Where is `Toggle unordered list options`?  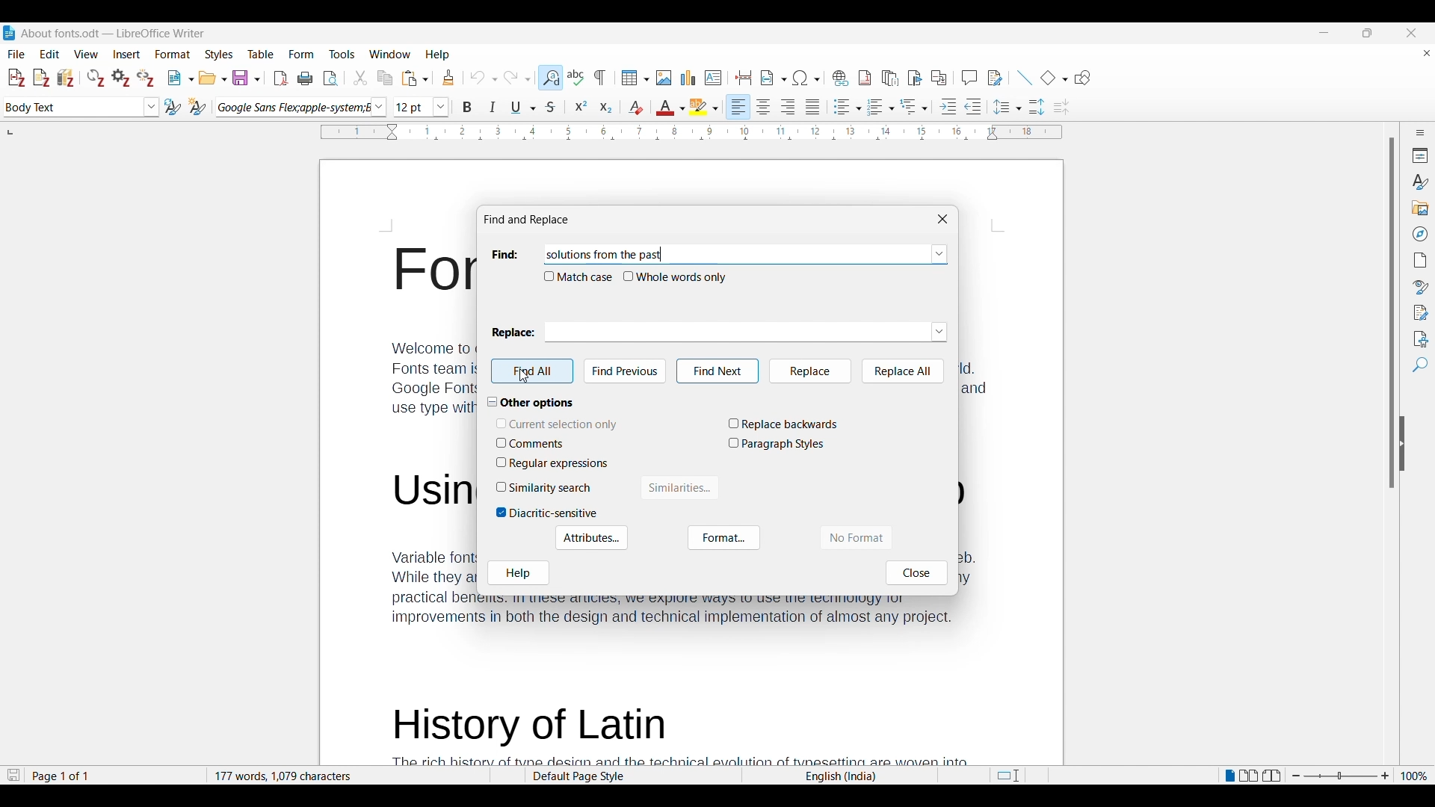 Toggle unordered list options is located at coordinates (847, 107).